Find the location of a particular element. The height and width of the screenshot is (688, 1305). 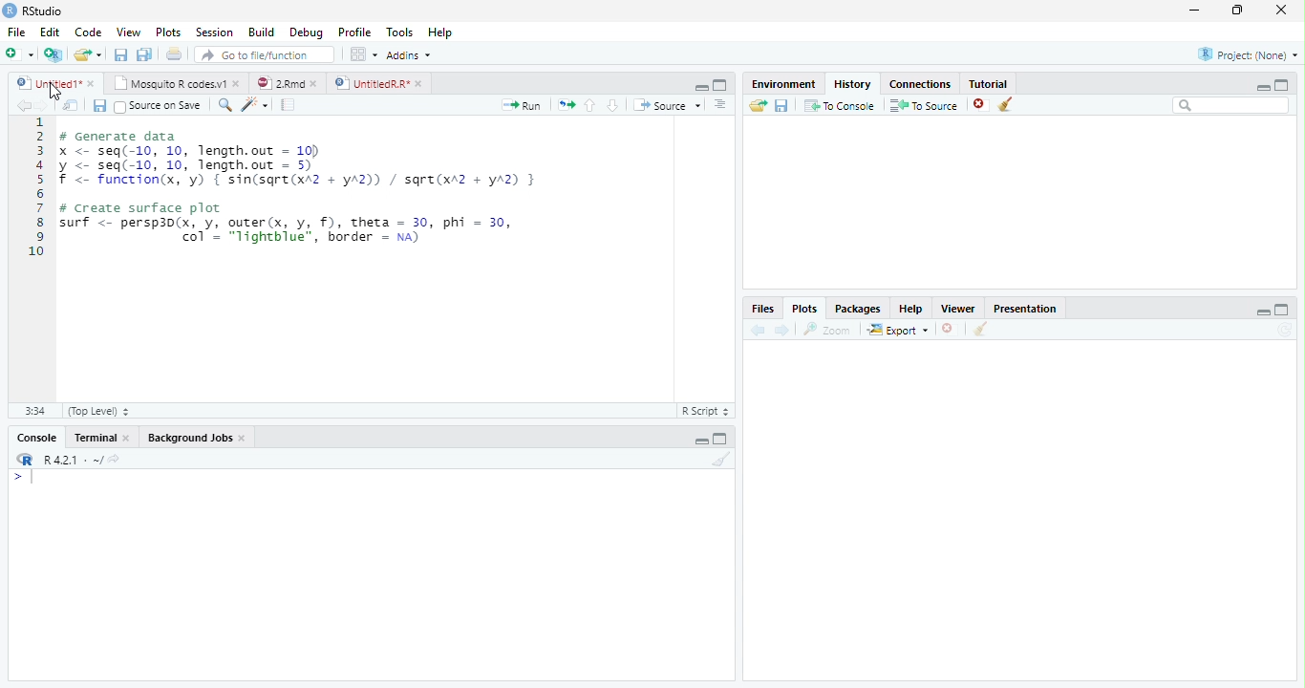

R Script is located at coordinates (708, 411).